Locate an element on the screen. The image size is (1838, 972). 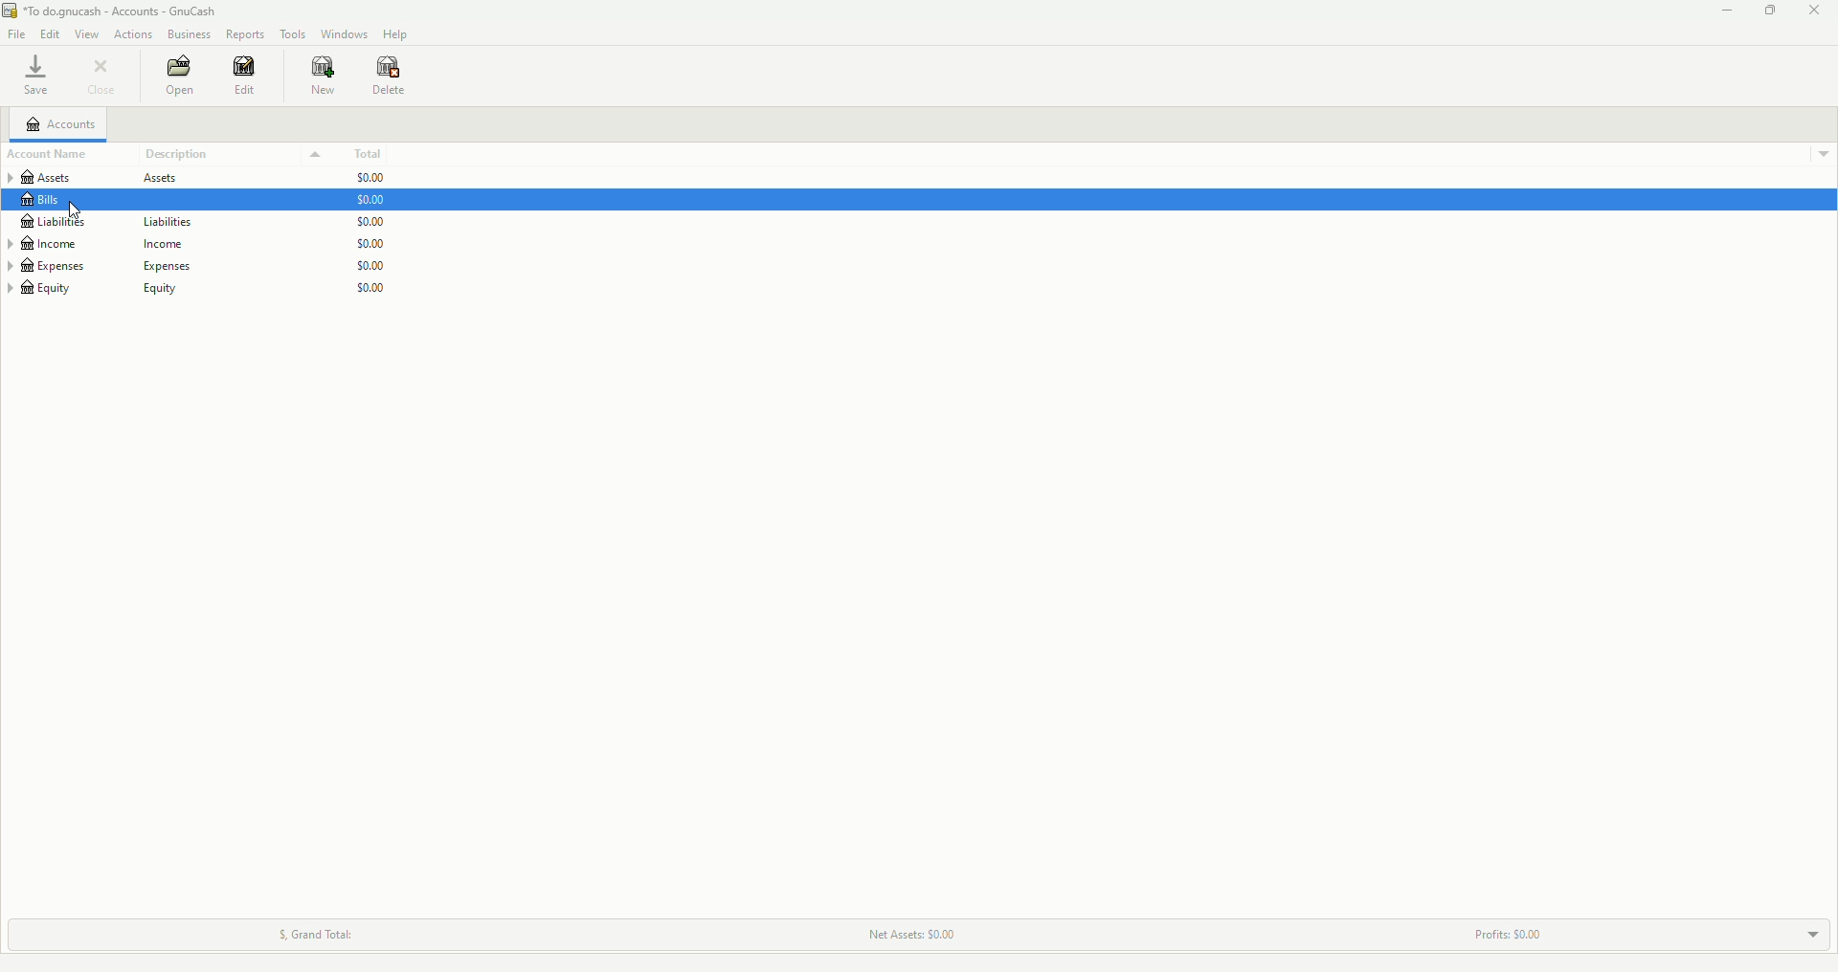
Equity is located at coordinates (101, 294).